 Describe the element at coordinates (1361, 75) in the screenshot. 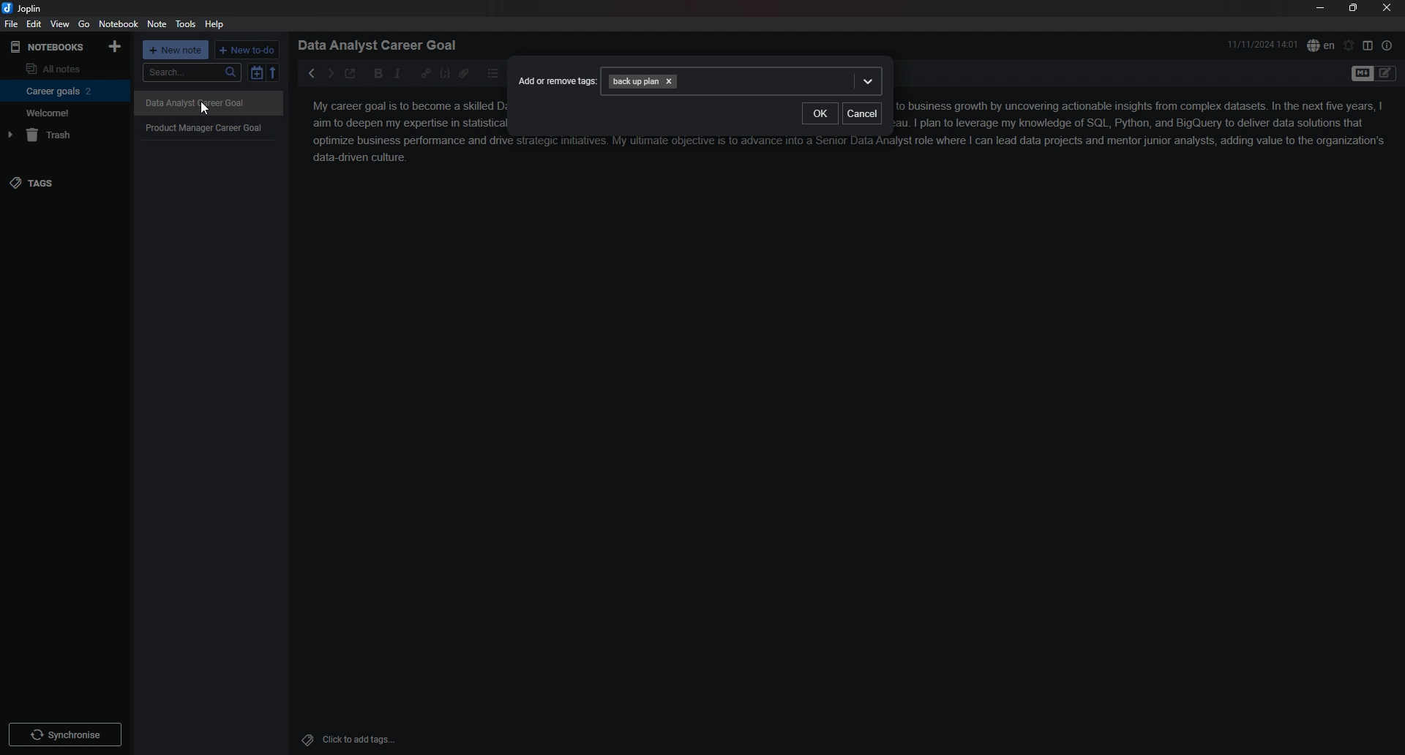

I see `toggle editor` at that location.